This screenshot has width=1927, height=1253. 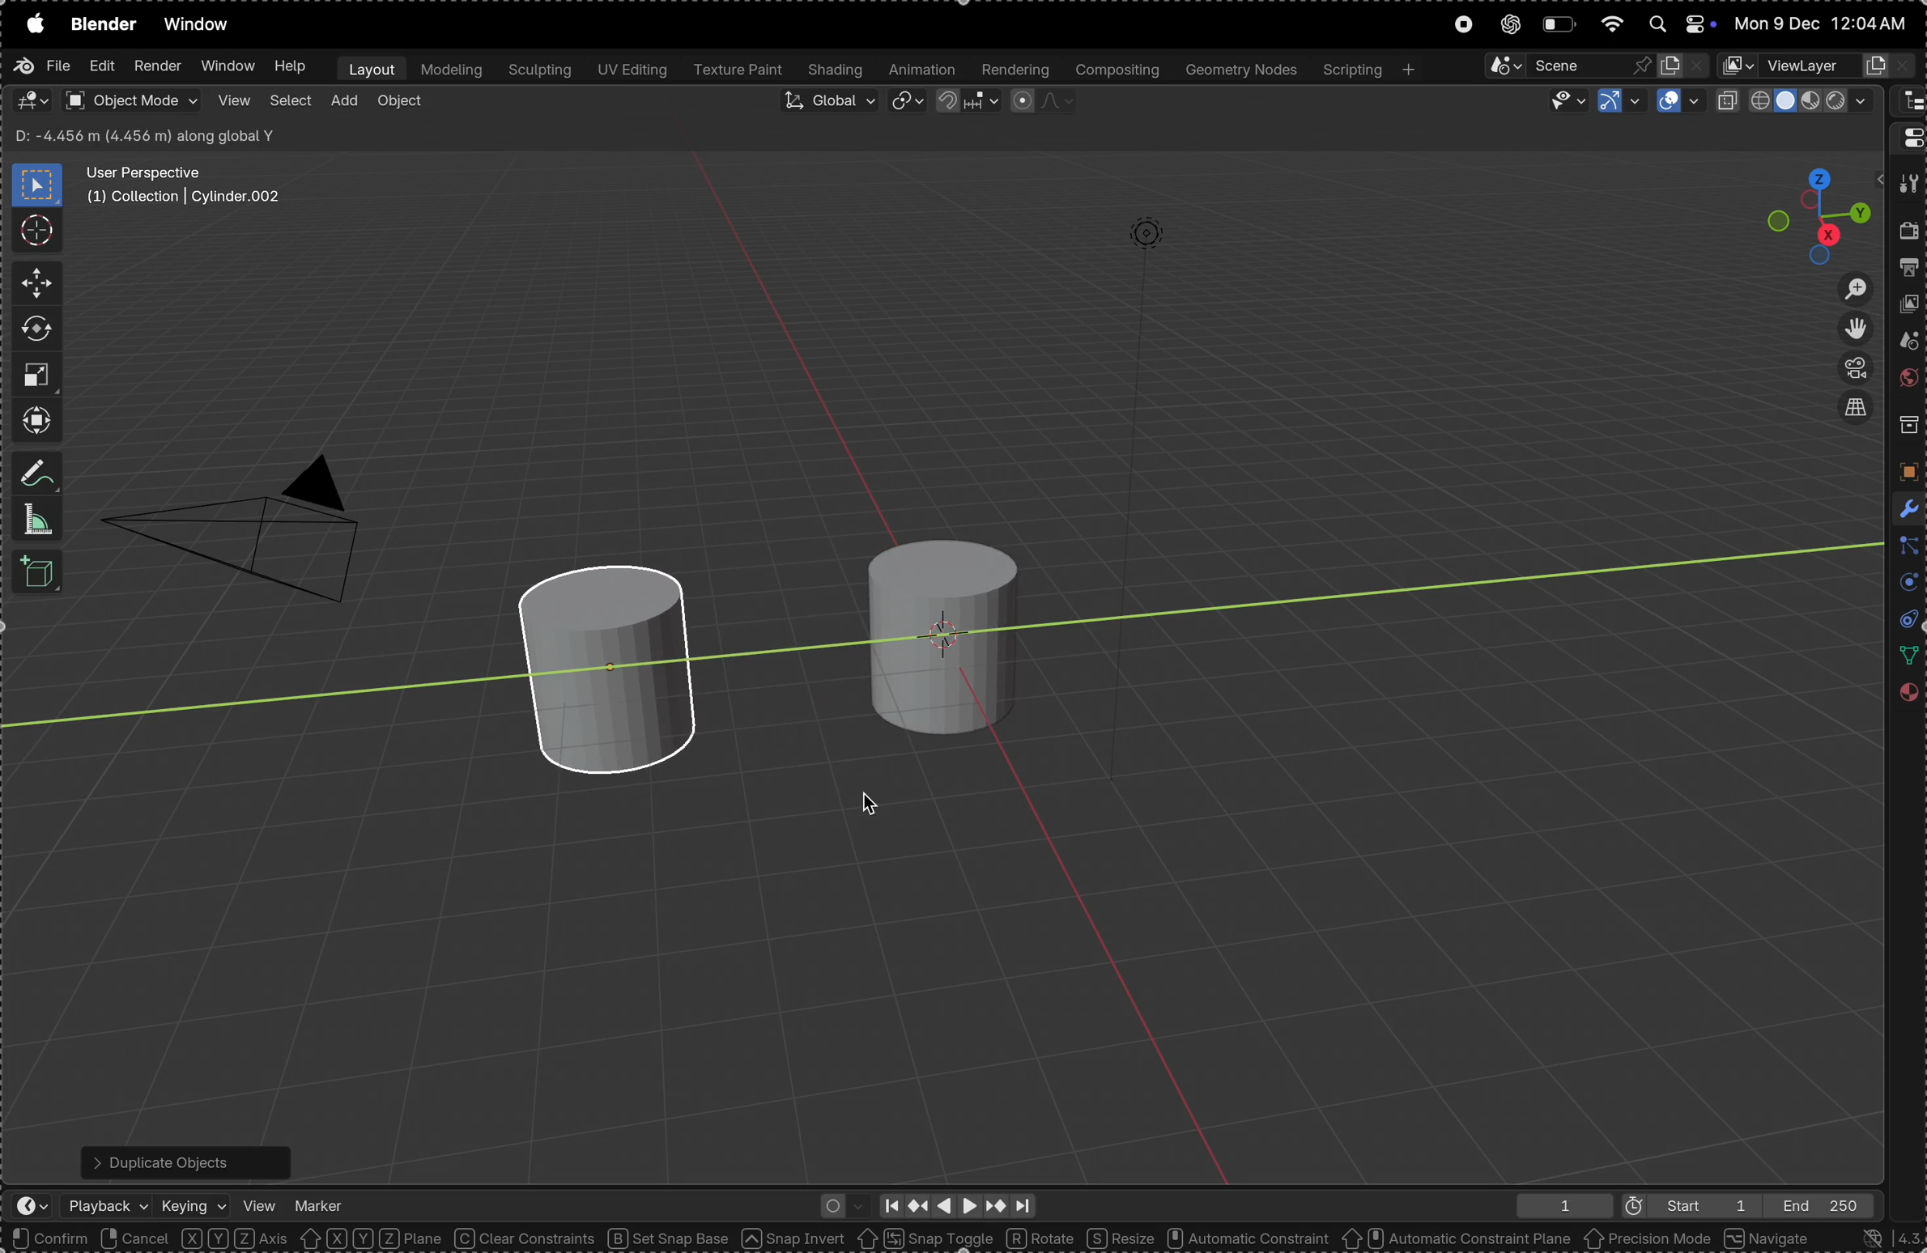 I want to click on cylinder, so click(x=933, y=627).